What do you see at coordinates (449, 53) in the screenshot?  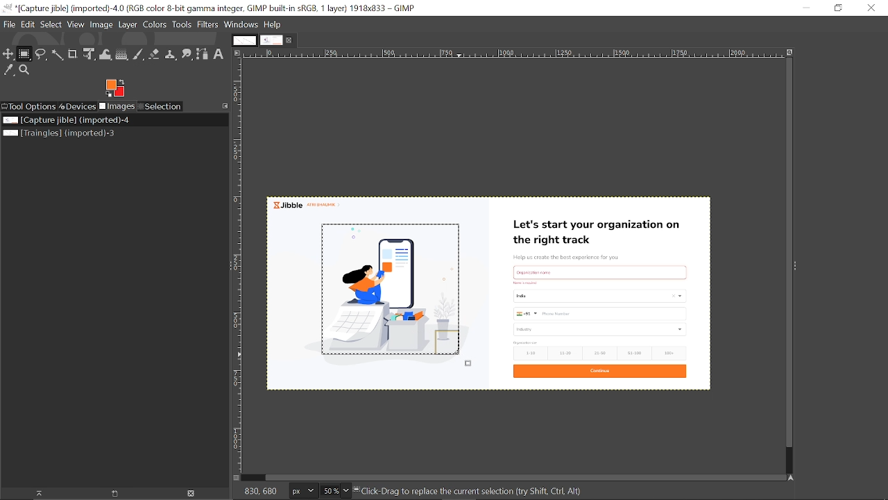 I see `Horizontal label` at bounding box center [449, 53].